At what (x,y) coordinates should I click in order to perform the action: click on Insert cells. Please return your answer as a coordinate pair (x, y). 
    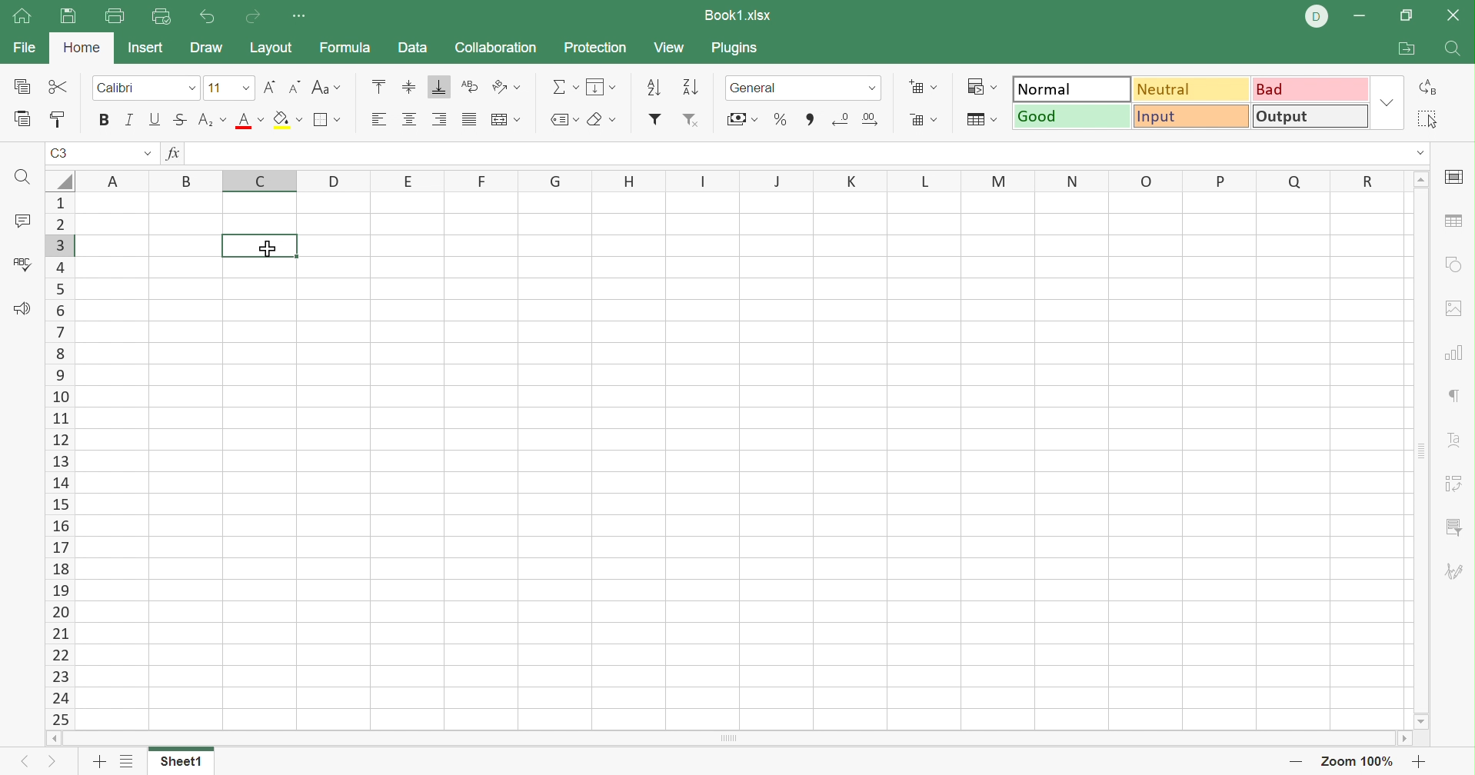
    Looking at the image, I should click on (921, 86).